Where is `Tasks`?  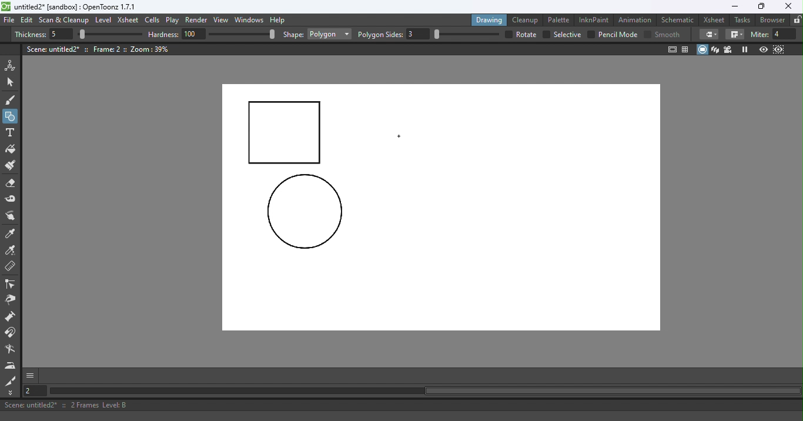 Tasks is located at coordinates (743, 20).